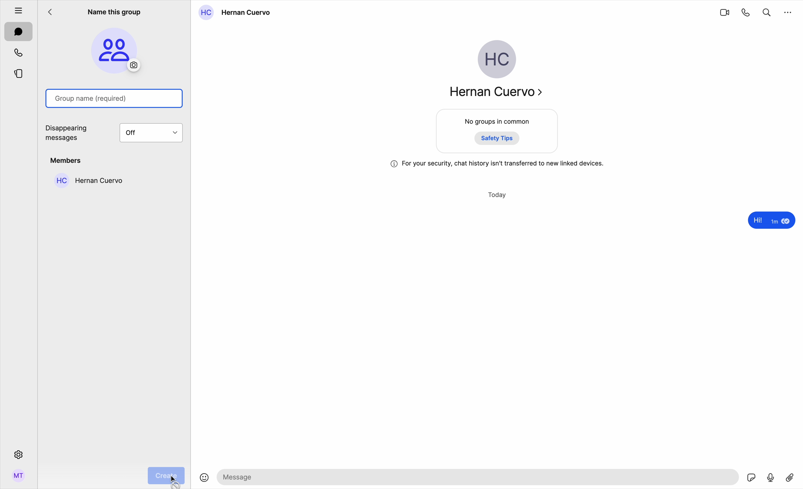 This screenshot has height=489, width=803. Describe the element at coordinates (18, 454) in the screenshot. I see `settings` at that location.